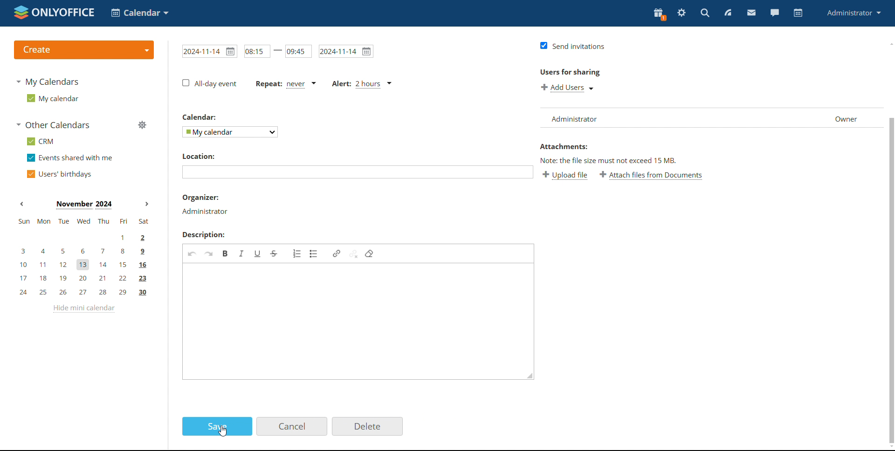 The height and width of the screenshot is (451, 895). I want to click on send invitations, so click(571, 46).